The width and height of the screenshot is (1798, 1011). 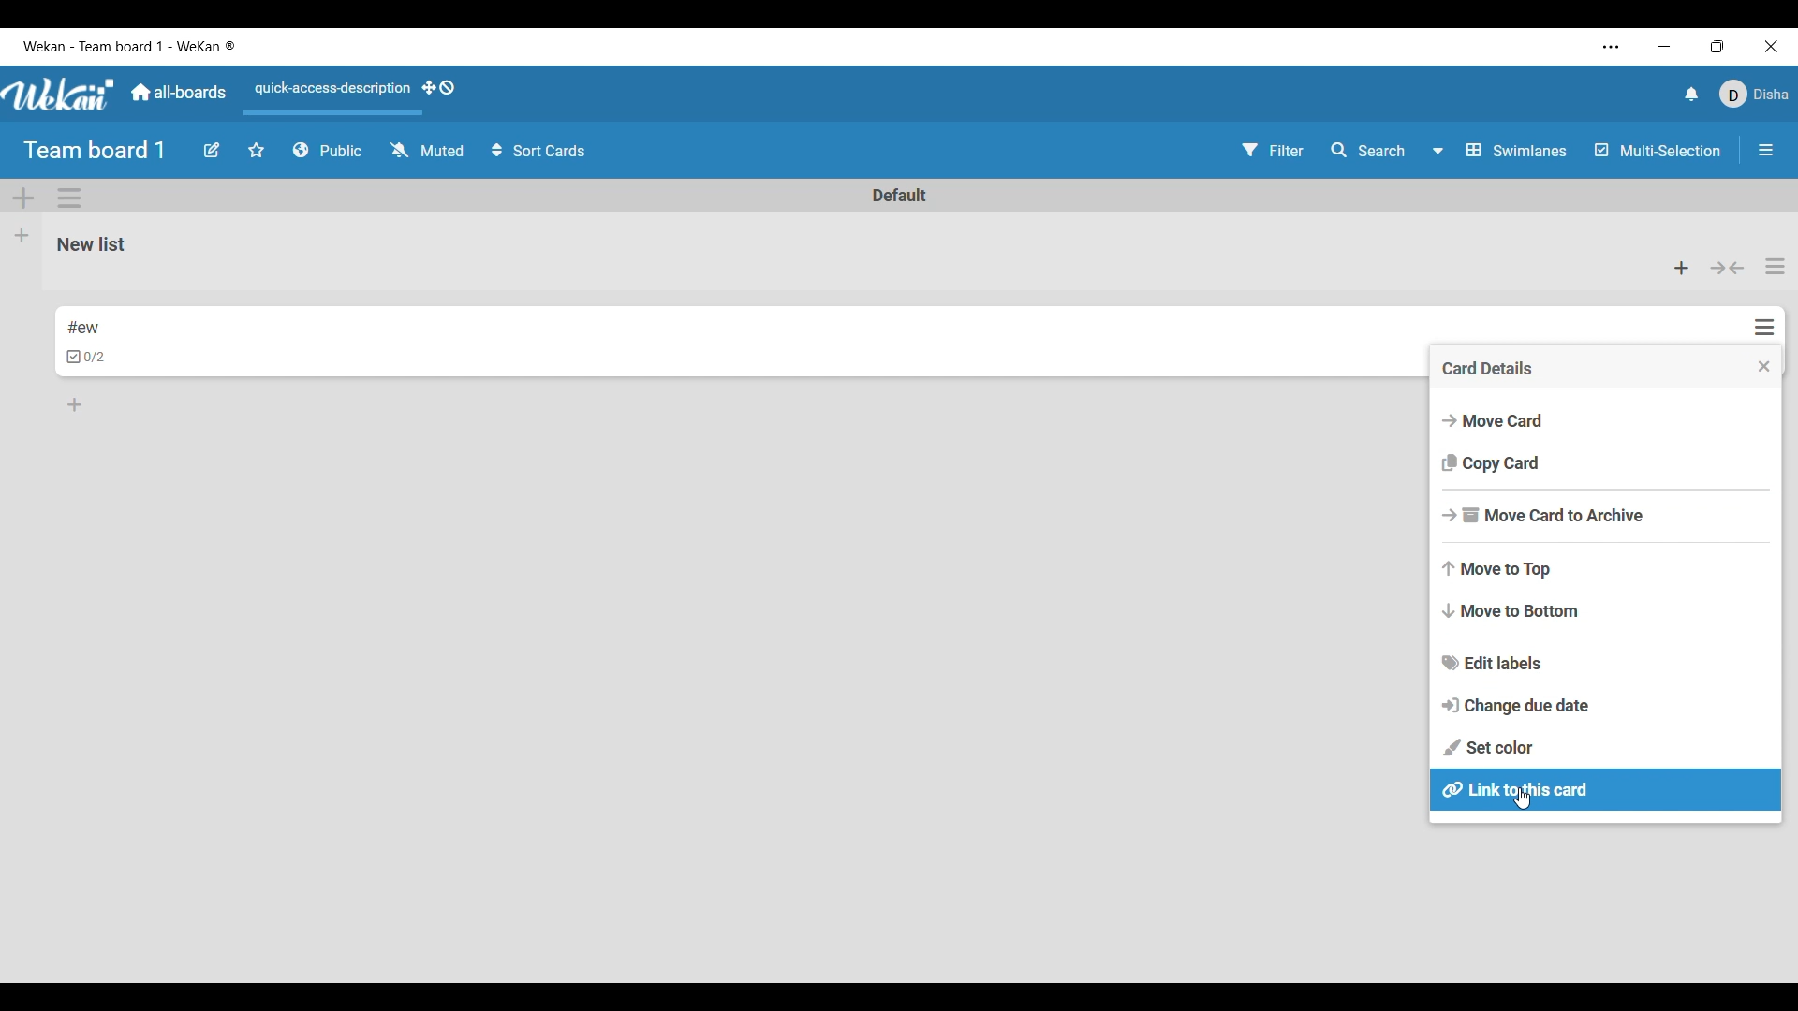 What do you see at coordinates (1764, 366) in the screenshot?
I see `Close menu` at bounding box center [1764, 366].